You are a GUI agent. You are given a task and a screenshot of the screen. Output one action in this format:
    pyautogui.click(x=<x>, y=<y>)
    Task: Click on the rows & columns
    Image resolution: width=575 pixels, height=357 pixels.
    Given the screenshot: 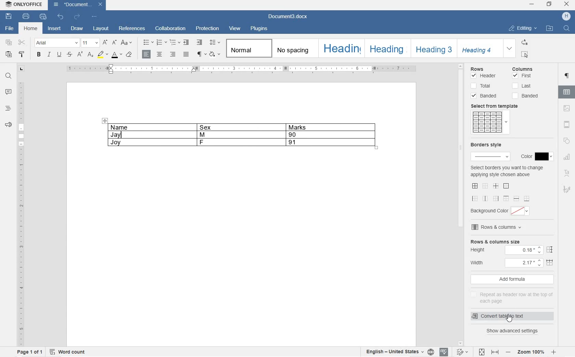 What is the action you would take?
    pyautogui.click(x=497, y=227)
    